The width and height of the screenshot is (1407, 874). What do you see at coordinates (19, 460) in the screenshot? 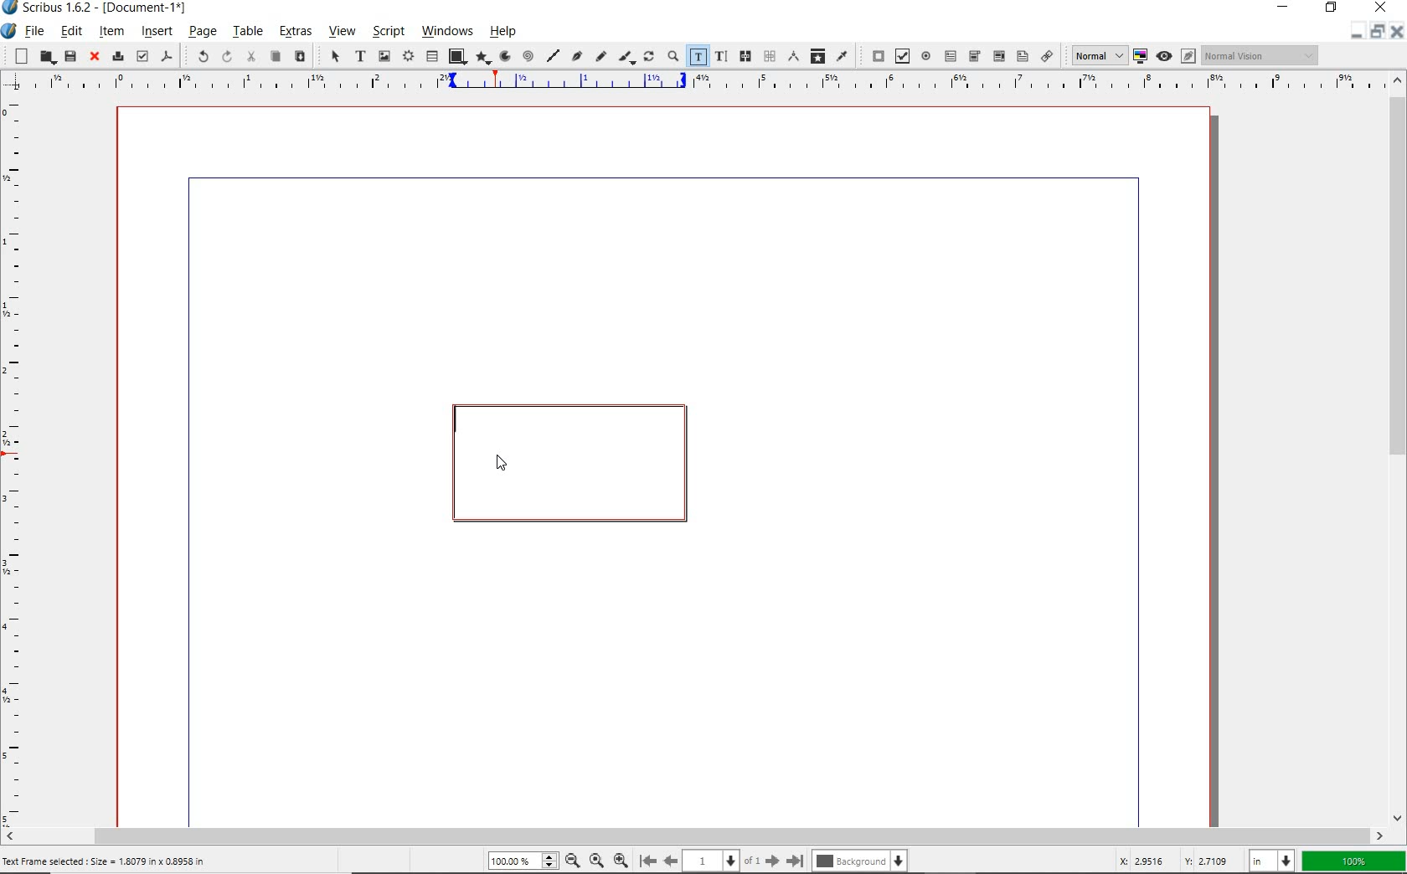
I see `Vertical Margin` at bounding box center [19, 460].